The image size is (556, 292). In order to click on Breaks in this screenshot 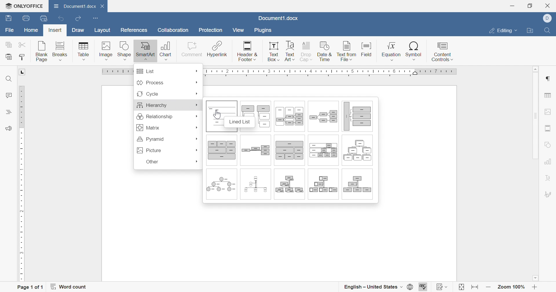, I will do `click(61, 50)`.